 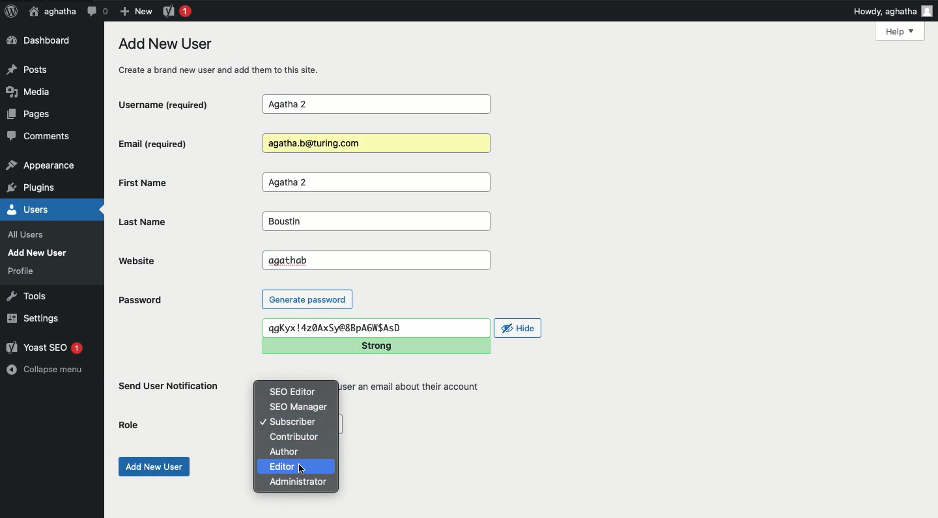 I want to click on Subscriber, so click(x=290, y=420).